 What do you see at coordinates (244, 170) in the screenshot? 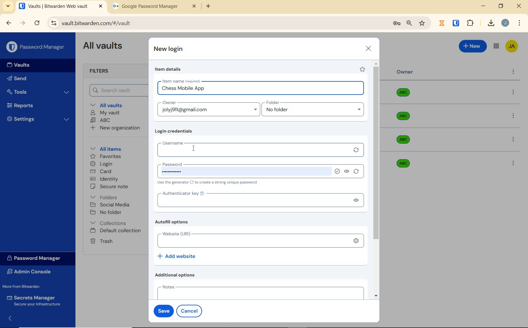
I see `password` at bounding box center [244, 170].